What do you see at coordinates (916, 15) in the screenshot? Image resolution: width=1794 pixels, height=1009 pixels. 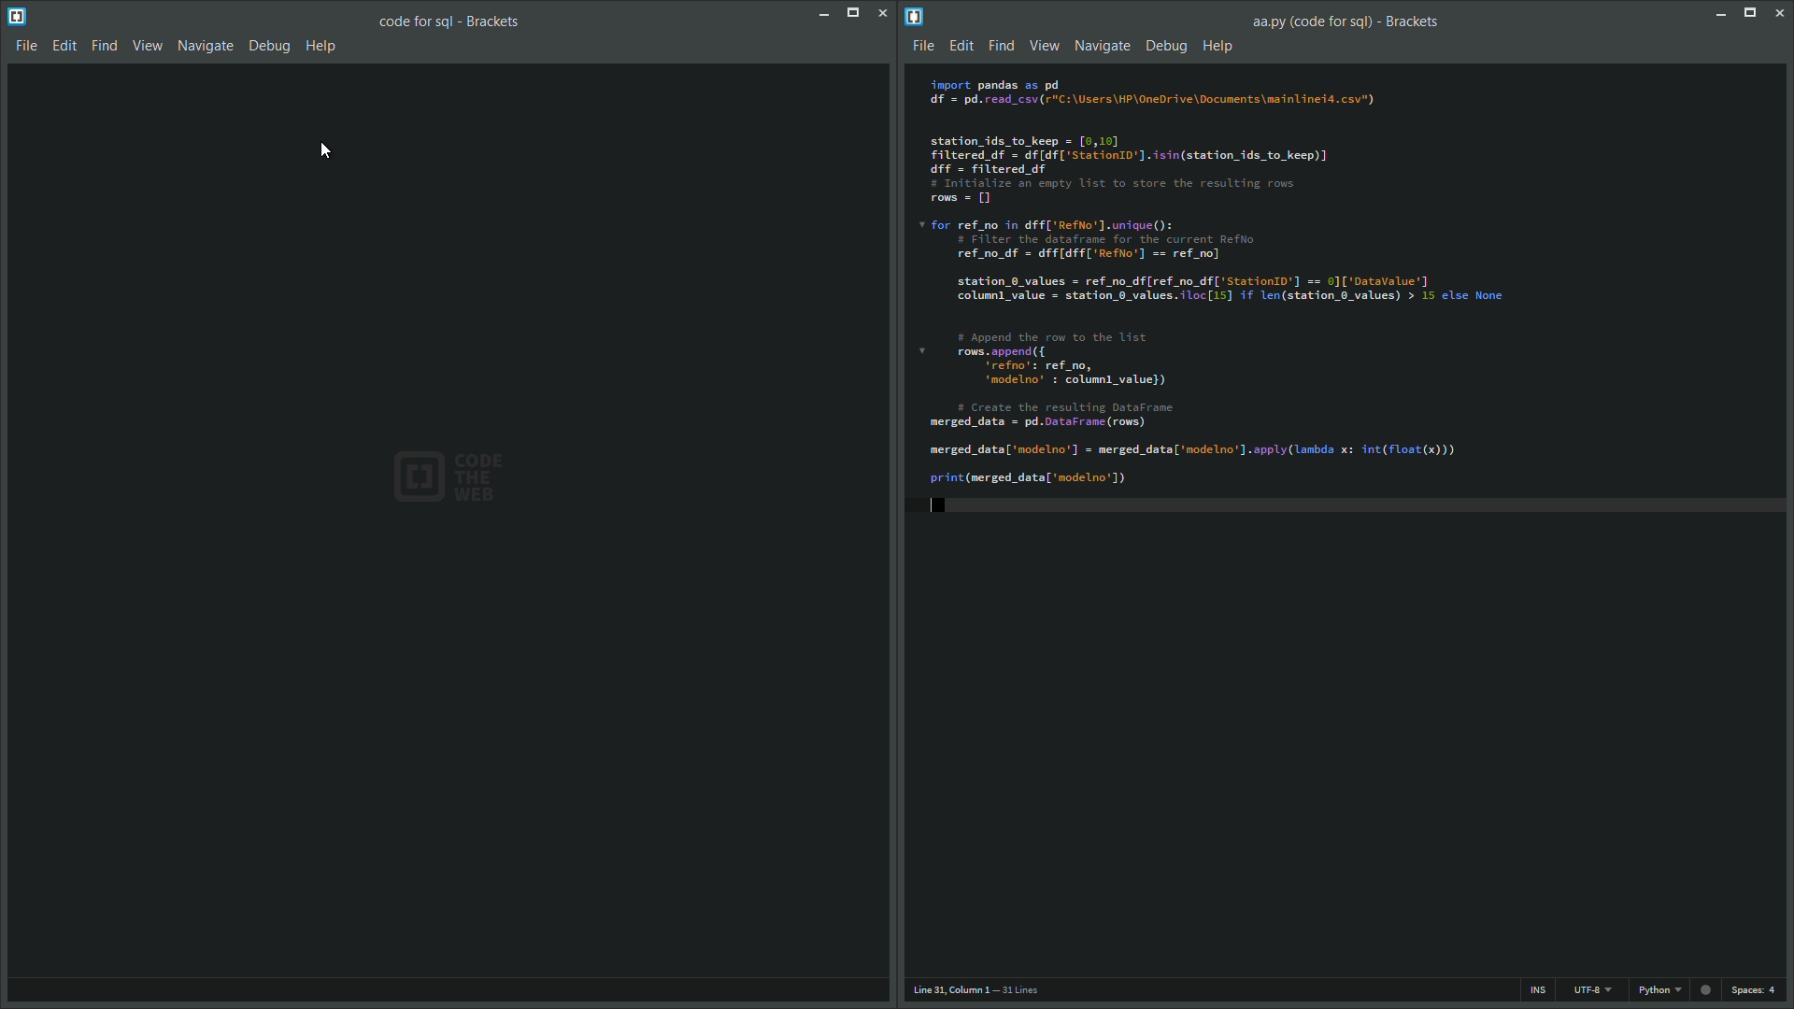 I see `logo` at bounding box center [916, 15].